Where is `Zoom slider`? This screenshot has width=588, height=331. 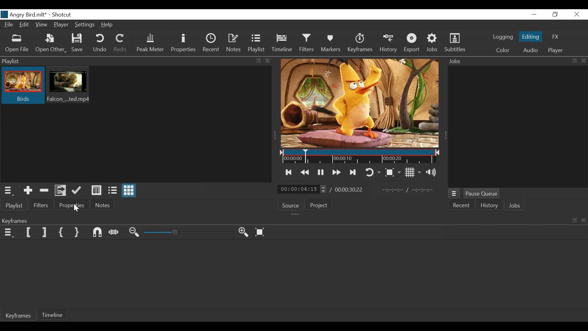
Zoom slider is located at coordinates (188, 233).